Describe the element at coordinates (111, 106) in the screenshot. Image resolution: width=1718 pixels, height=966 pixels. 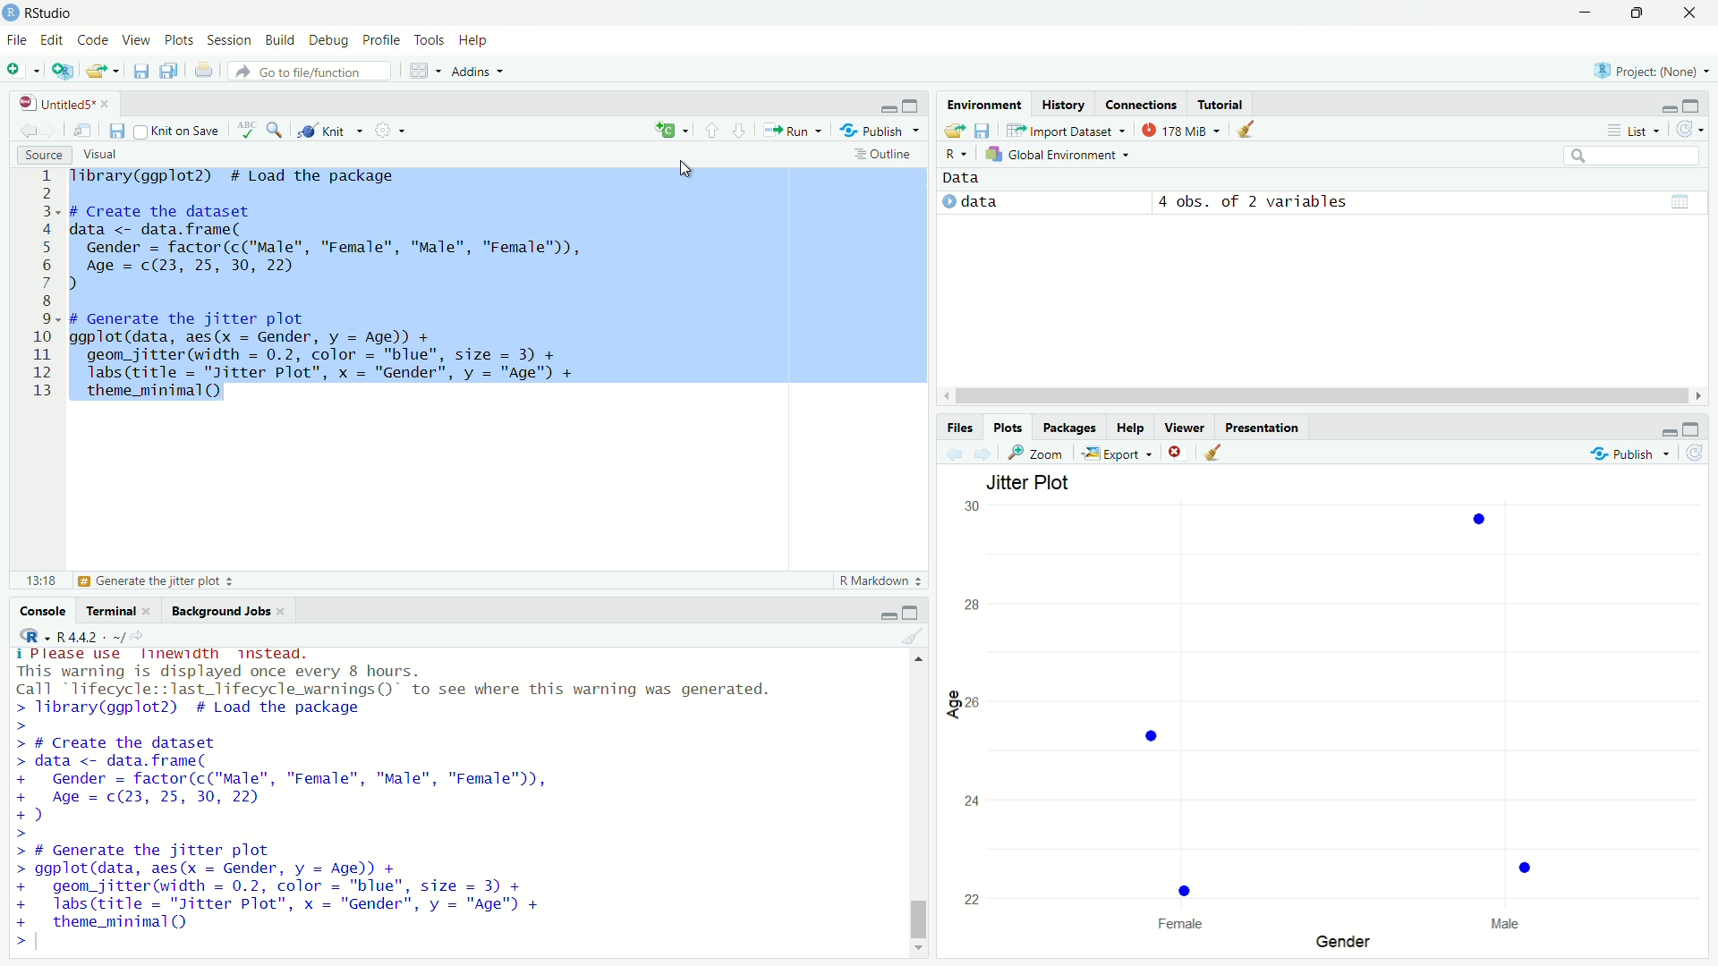
I see `close` at that location.